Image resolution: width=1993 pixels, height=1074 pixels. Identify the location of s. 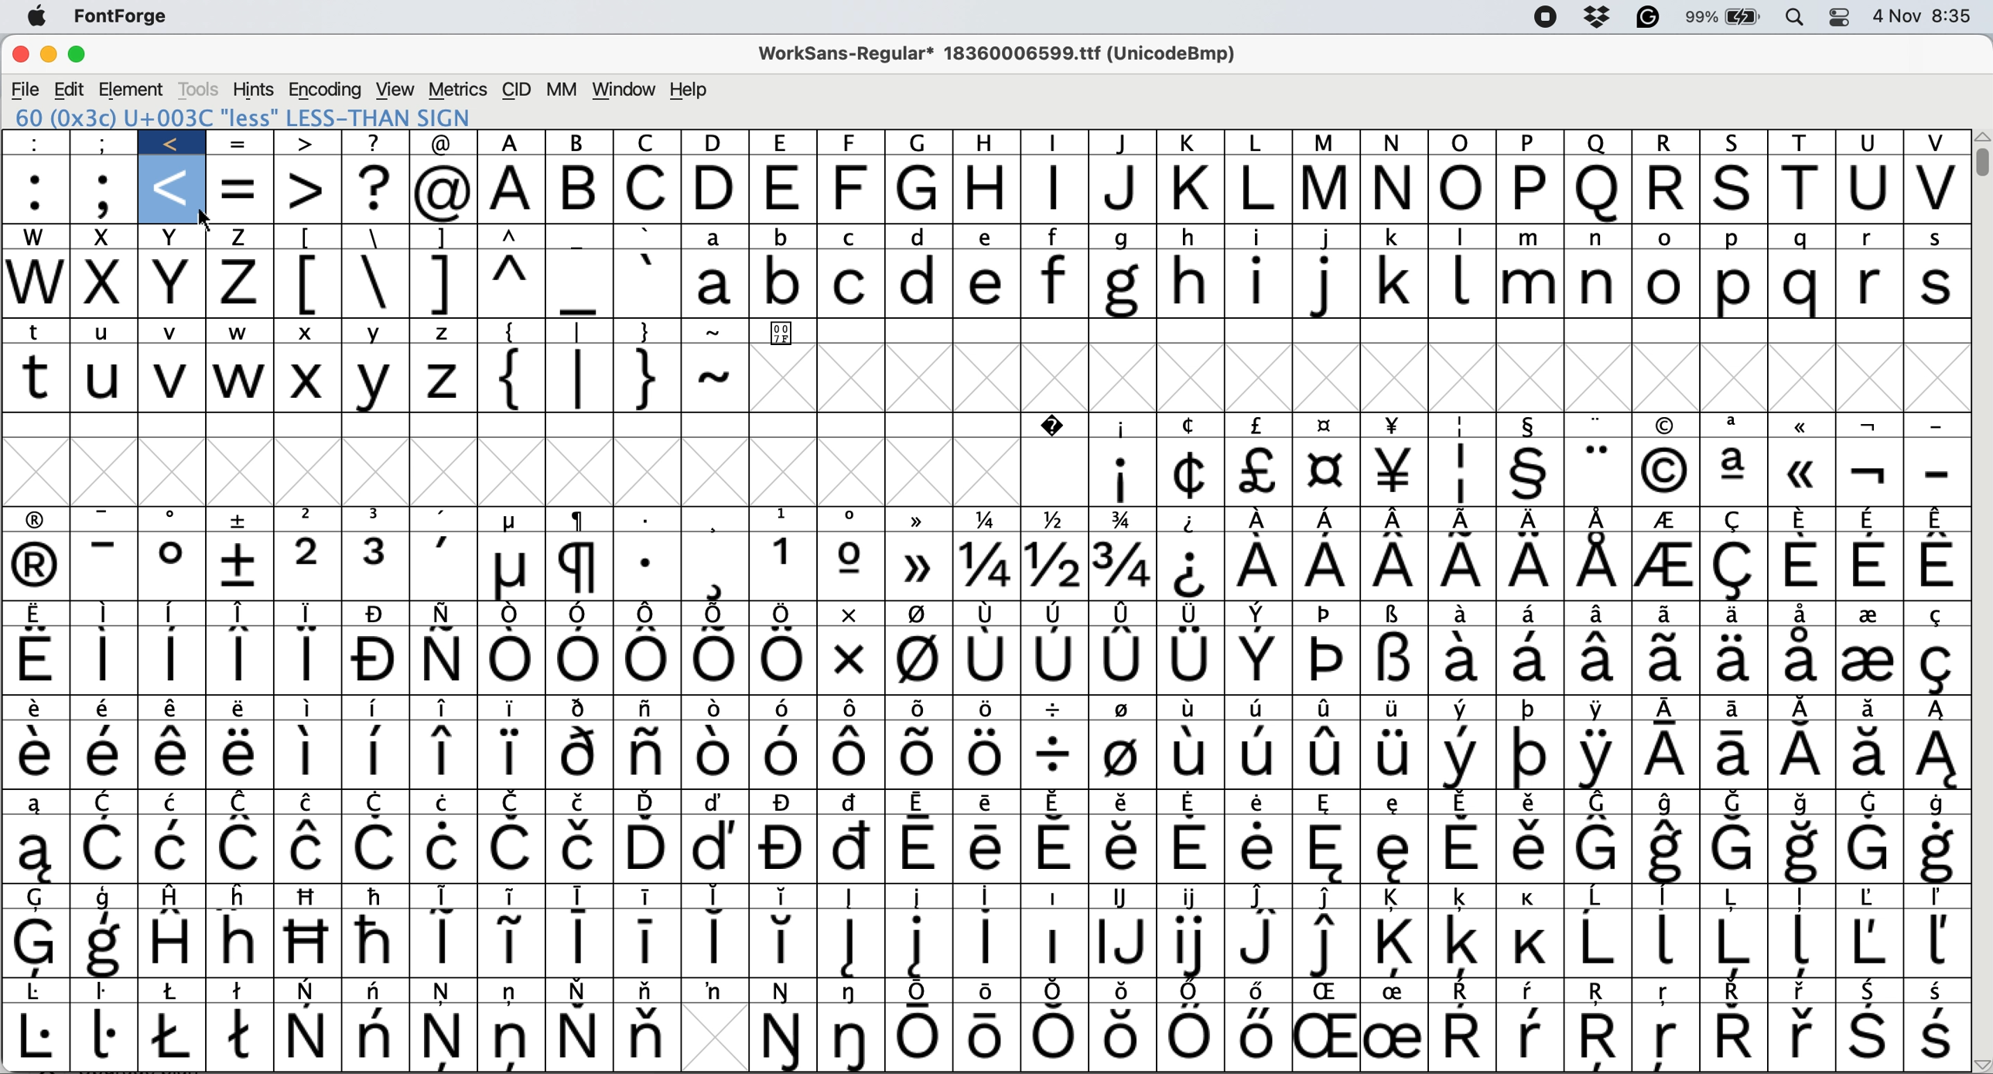
(1735, 190).